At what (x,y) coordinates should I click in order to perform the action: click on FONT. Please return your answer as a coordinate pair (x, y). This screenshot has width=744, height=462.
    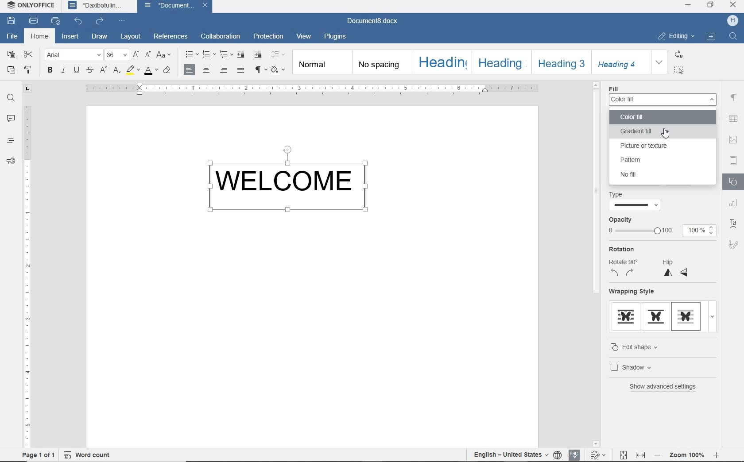
    Looking at the image, I should click on (73, 55).